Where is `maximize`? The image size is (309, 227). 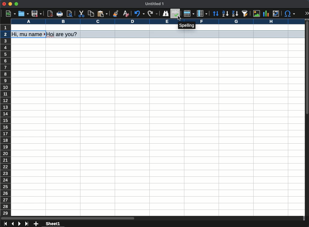 maximize is located at coordinates (16, 4).